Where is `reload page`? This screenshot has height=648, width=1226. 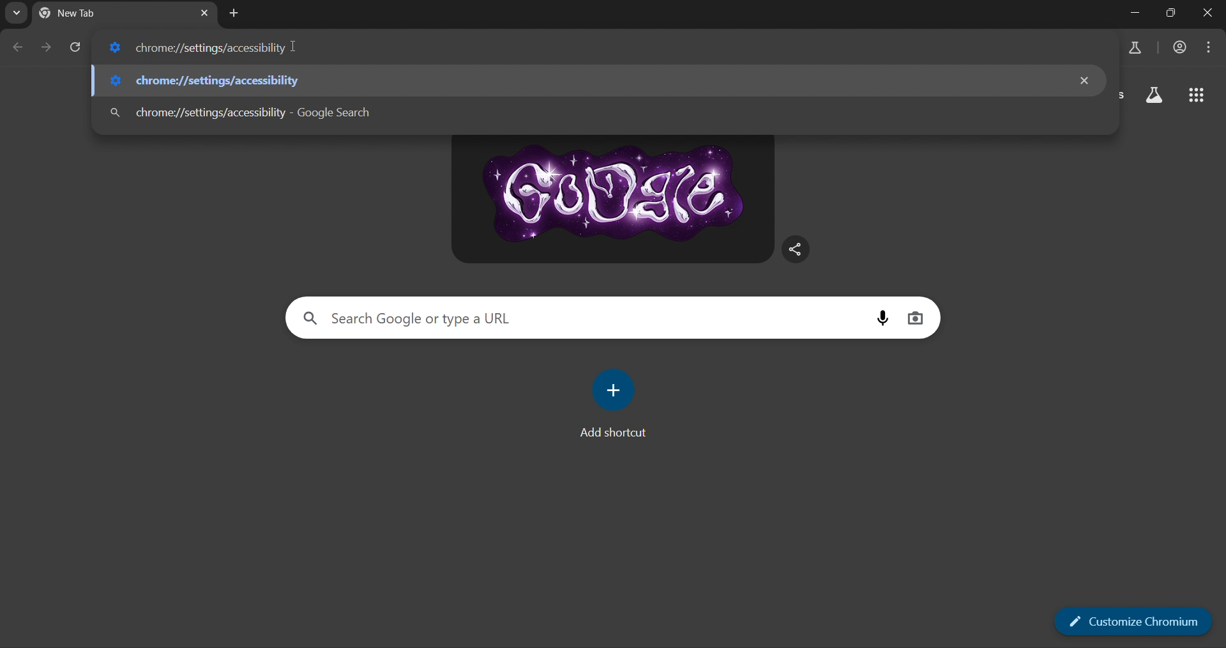 reload page is located at coordinates (77, 47).